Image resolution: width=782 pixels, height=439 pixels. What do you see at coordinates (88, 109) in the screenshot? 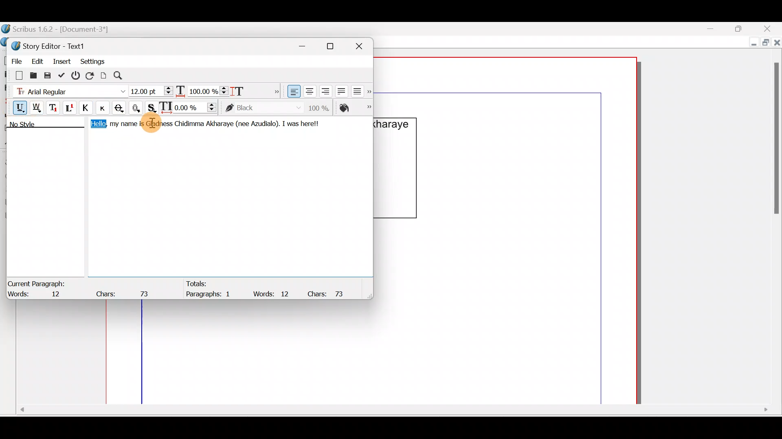
I see `All caps` at bounding box center [88, 109].